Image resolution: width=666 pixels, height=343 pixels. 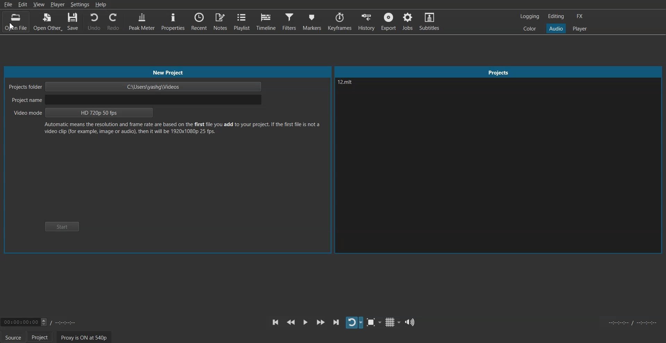 I want to click on Project, so click(x=40, y=337).